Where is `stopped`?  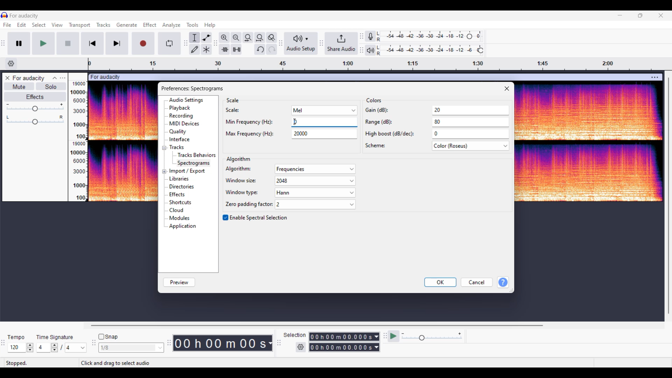 stopped is located at coordinates (23, 363).